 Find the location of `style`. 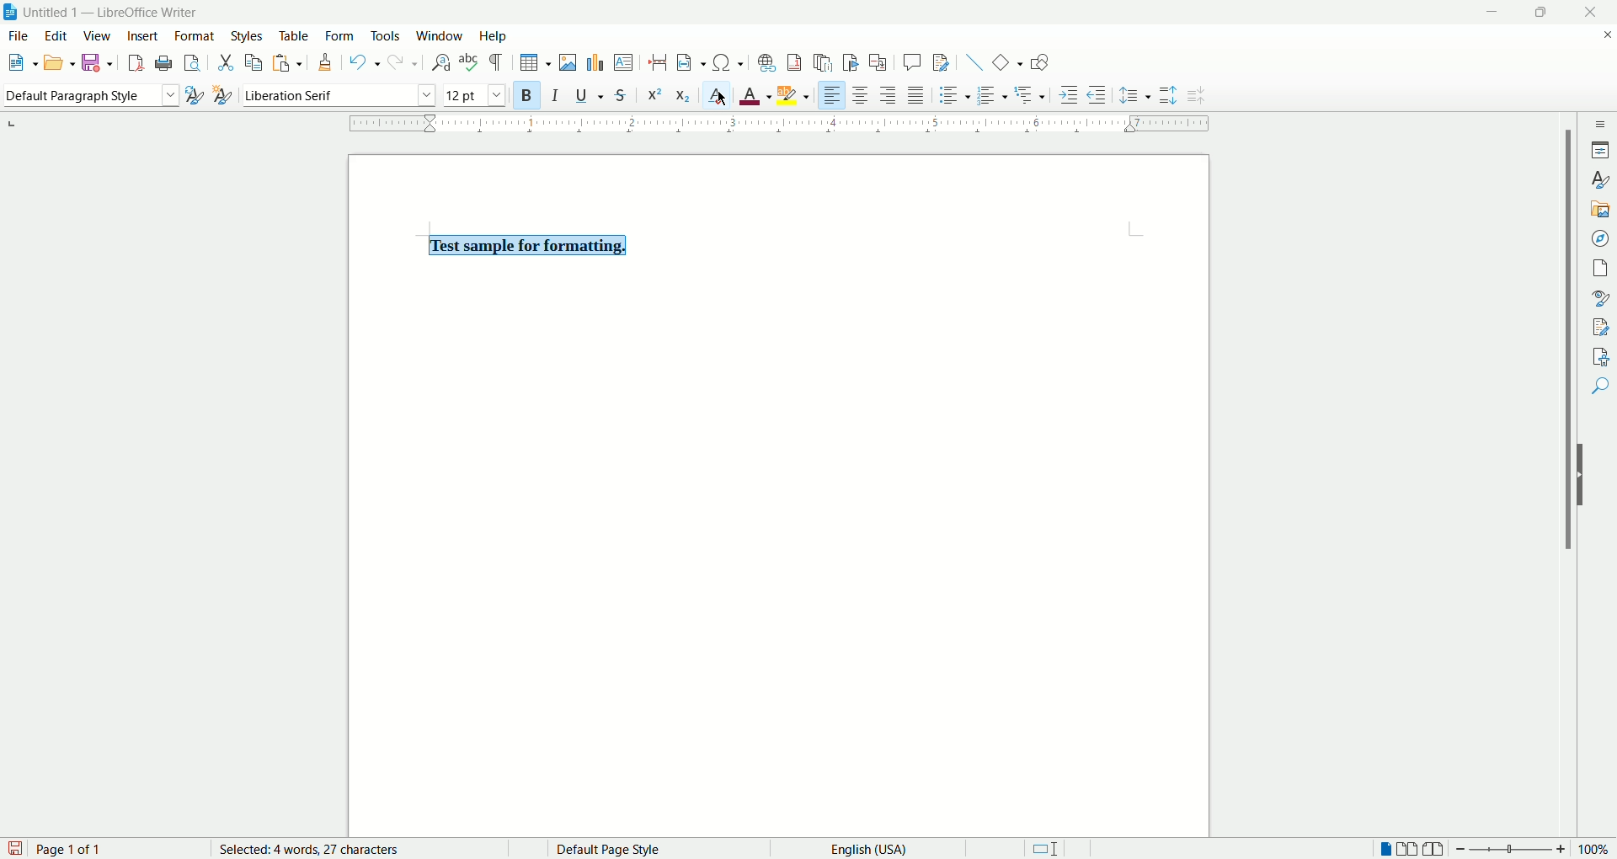

style is located at coordinates (1600, 178).